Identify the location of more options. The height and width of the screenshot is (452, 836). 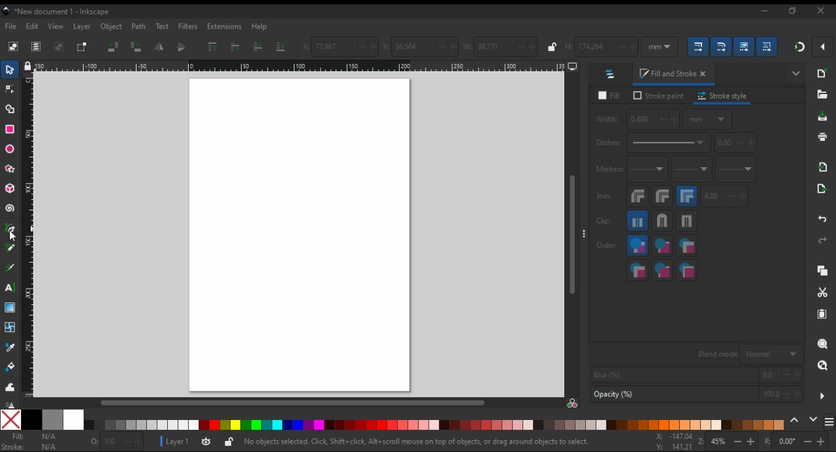
(822, 395).